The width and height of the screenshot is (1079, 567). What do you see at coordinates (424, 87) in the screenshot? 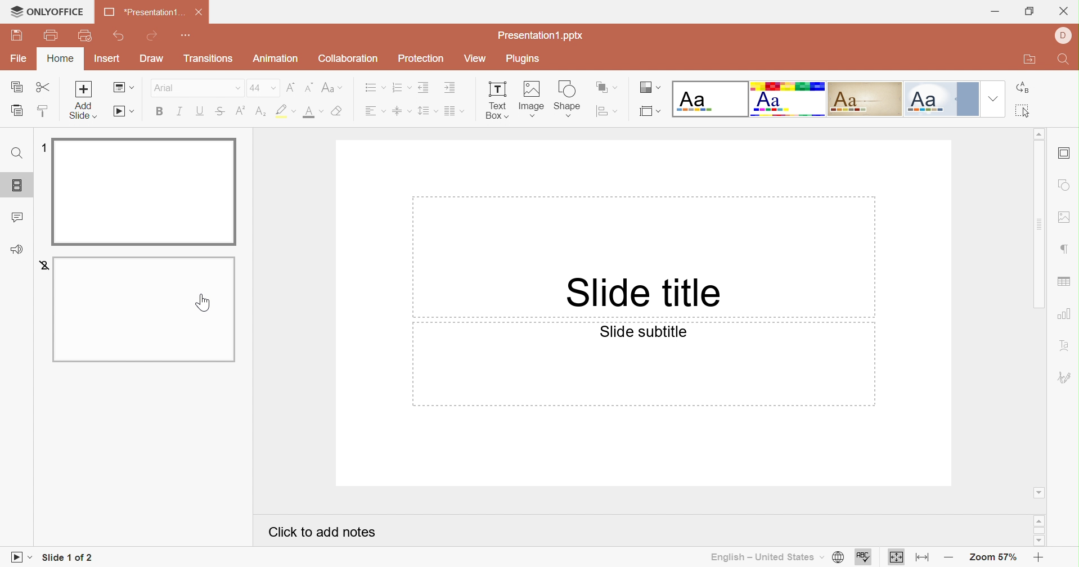
I see `Decrease indent` at bounding box center [424, 87].